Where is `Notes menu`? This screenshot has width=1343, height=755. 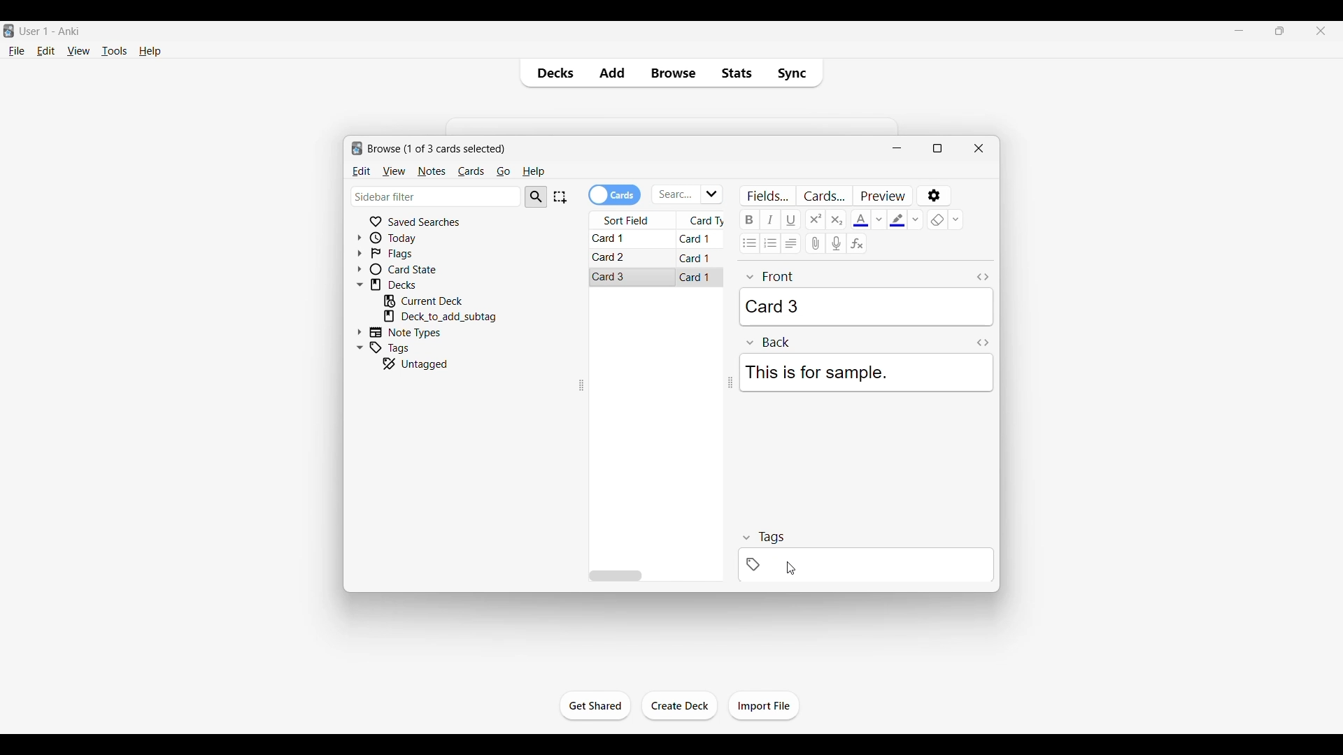
Notes menu is located at coordinates (432, 172).